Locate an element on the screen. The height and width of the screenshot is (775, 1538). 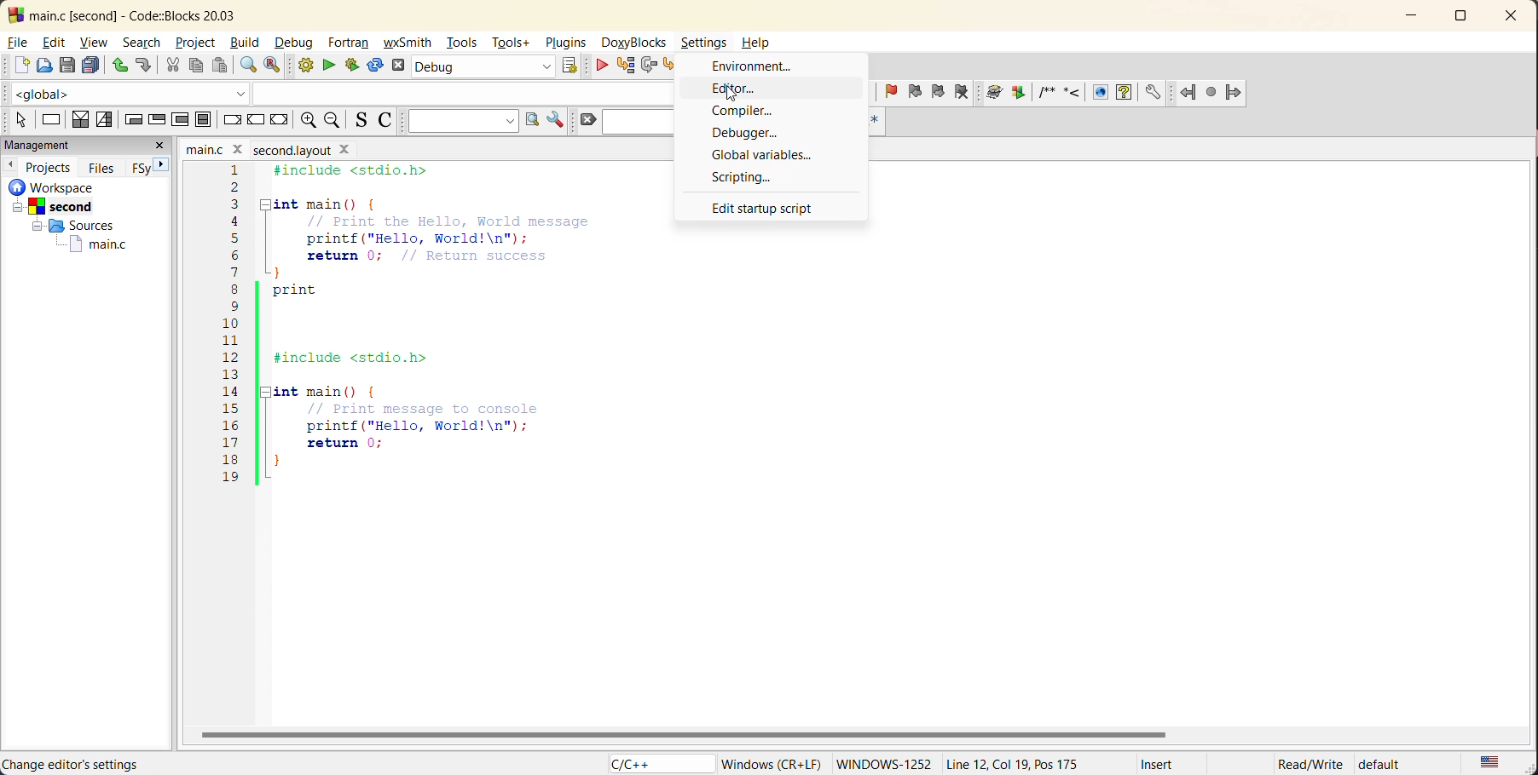
close is located at coordinates (1514, 20).